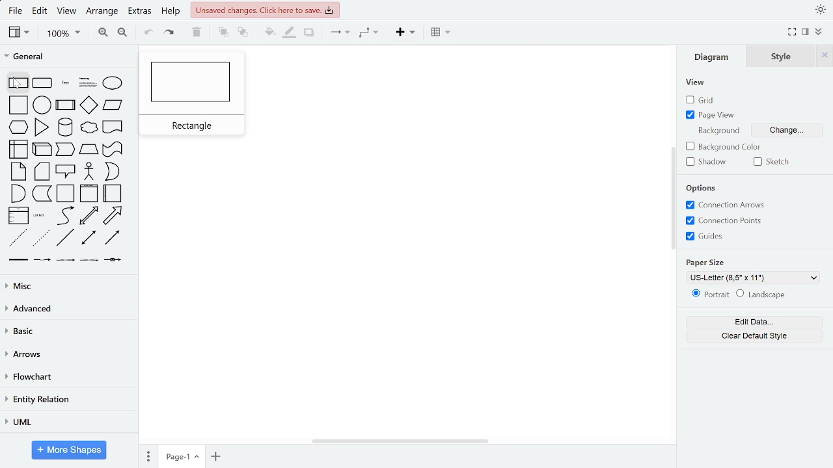 Image resolution: width=833 pixels, height=468 pixels. I want to click on delete, so click(195, 33).